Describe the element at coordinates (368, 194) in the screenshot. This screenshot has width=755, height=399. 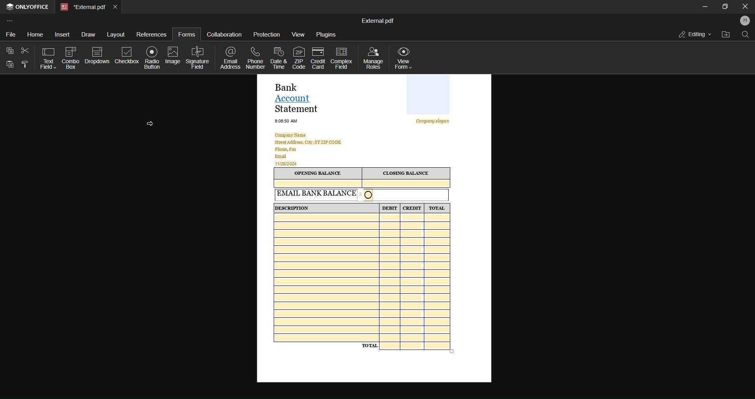
I see `Radio Button Added` at that location.